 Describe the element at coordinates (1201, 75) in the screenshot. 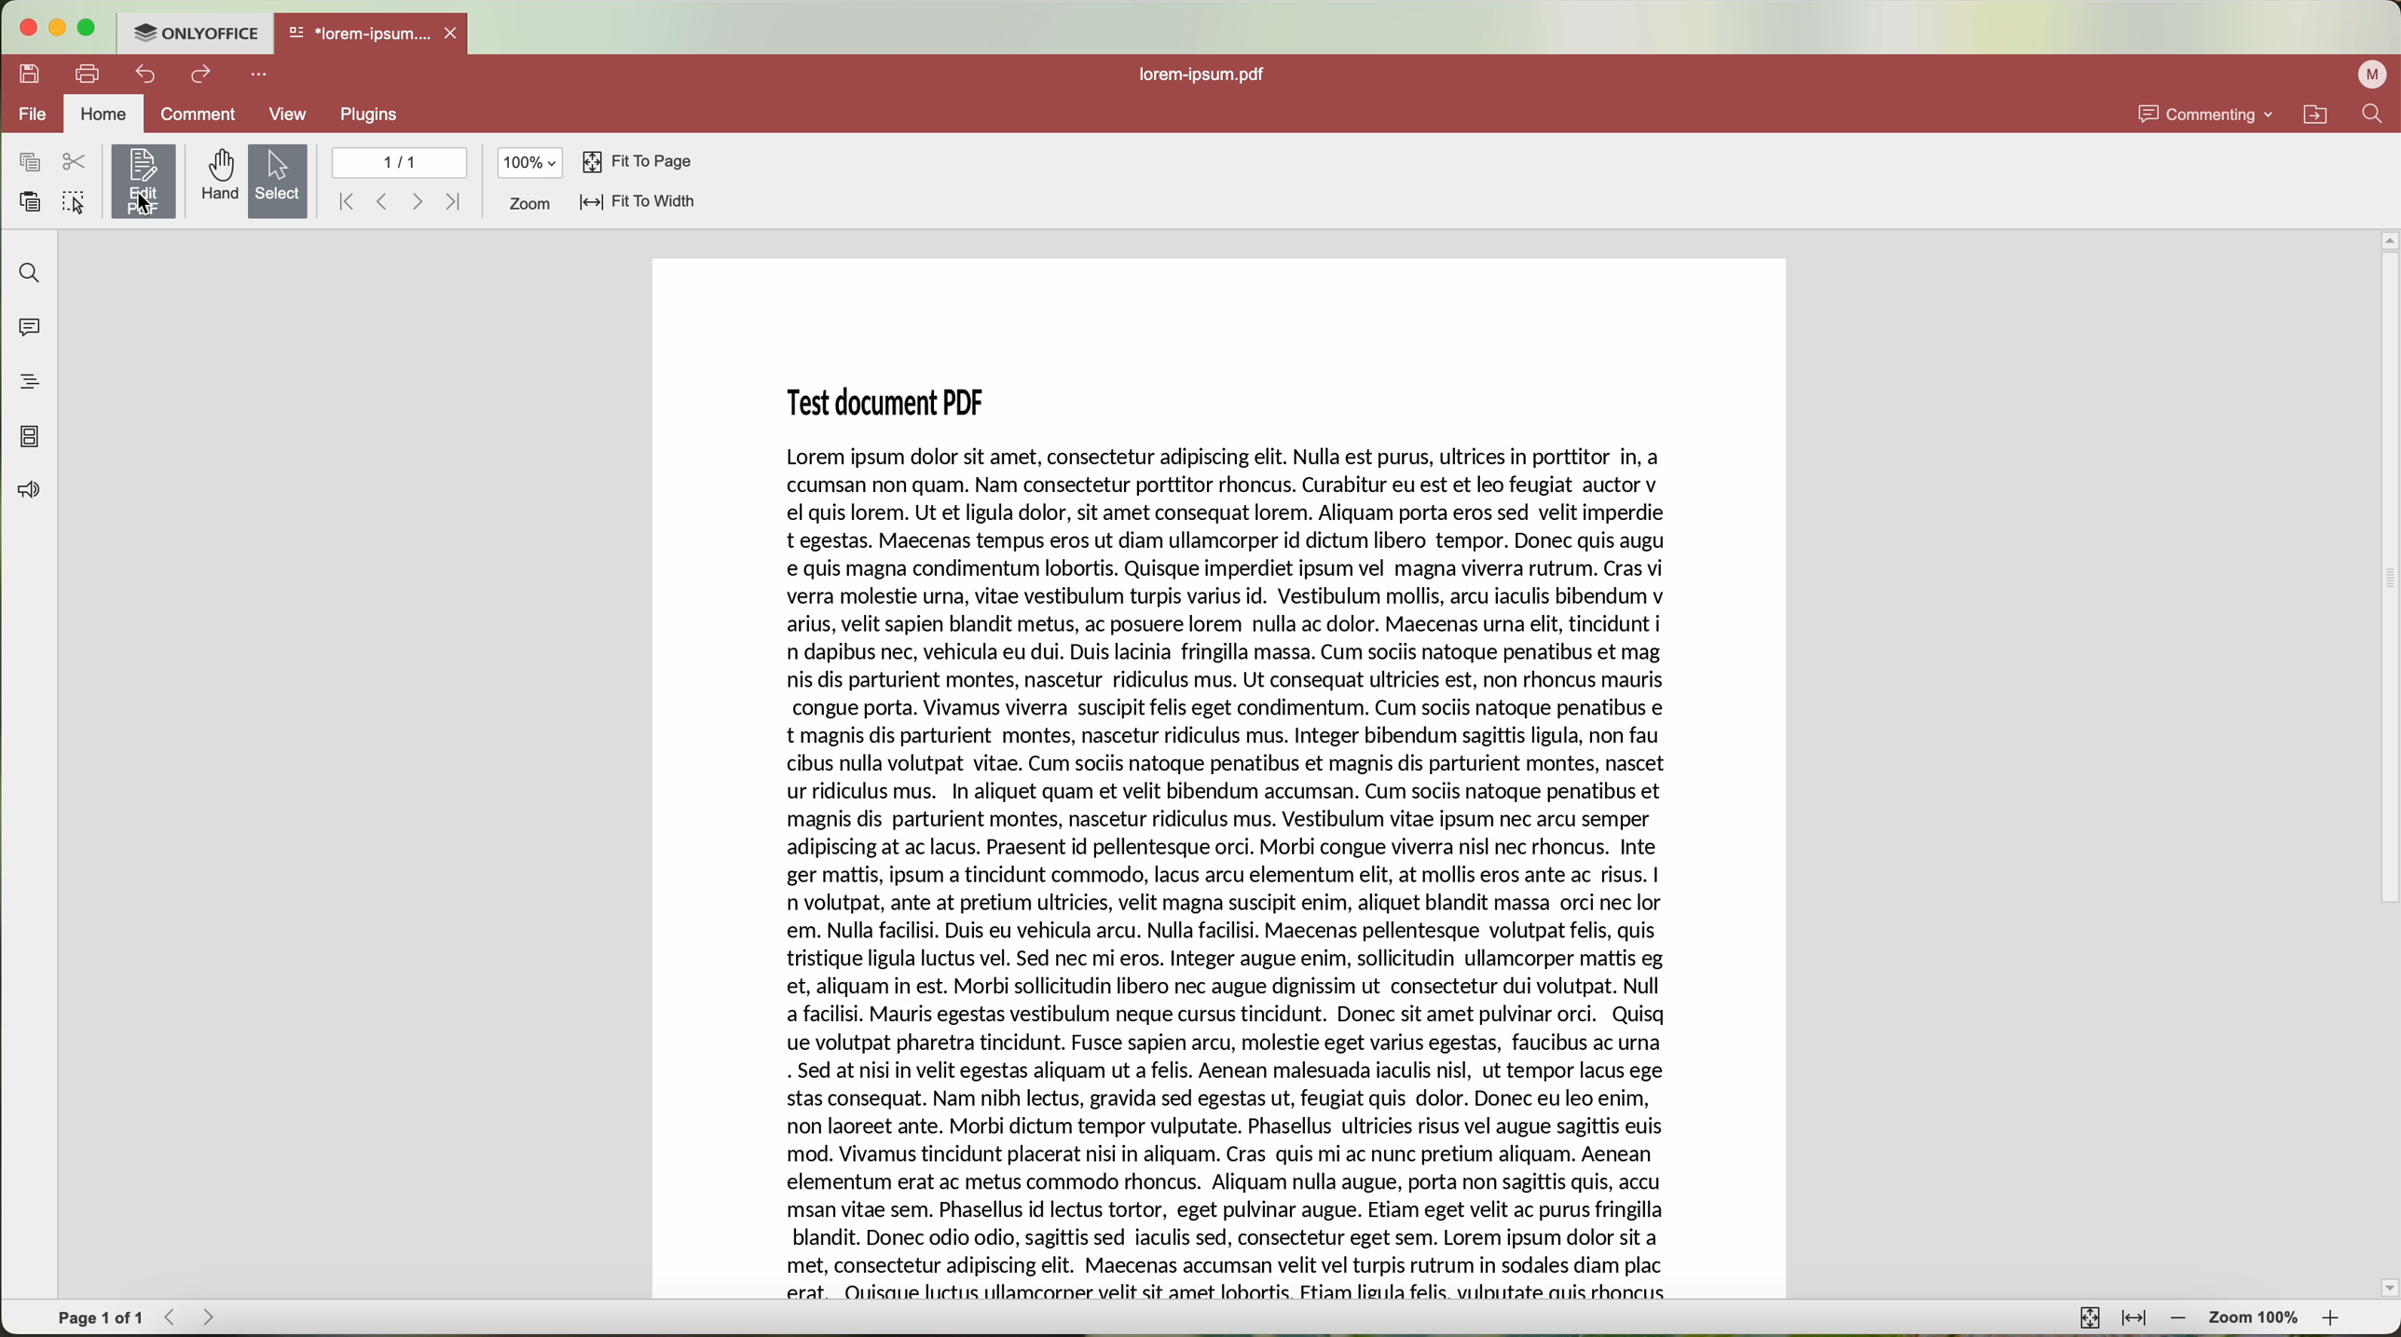

I see `file name` at that location.